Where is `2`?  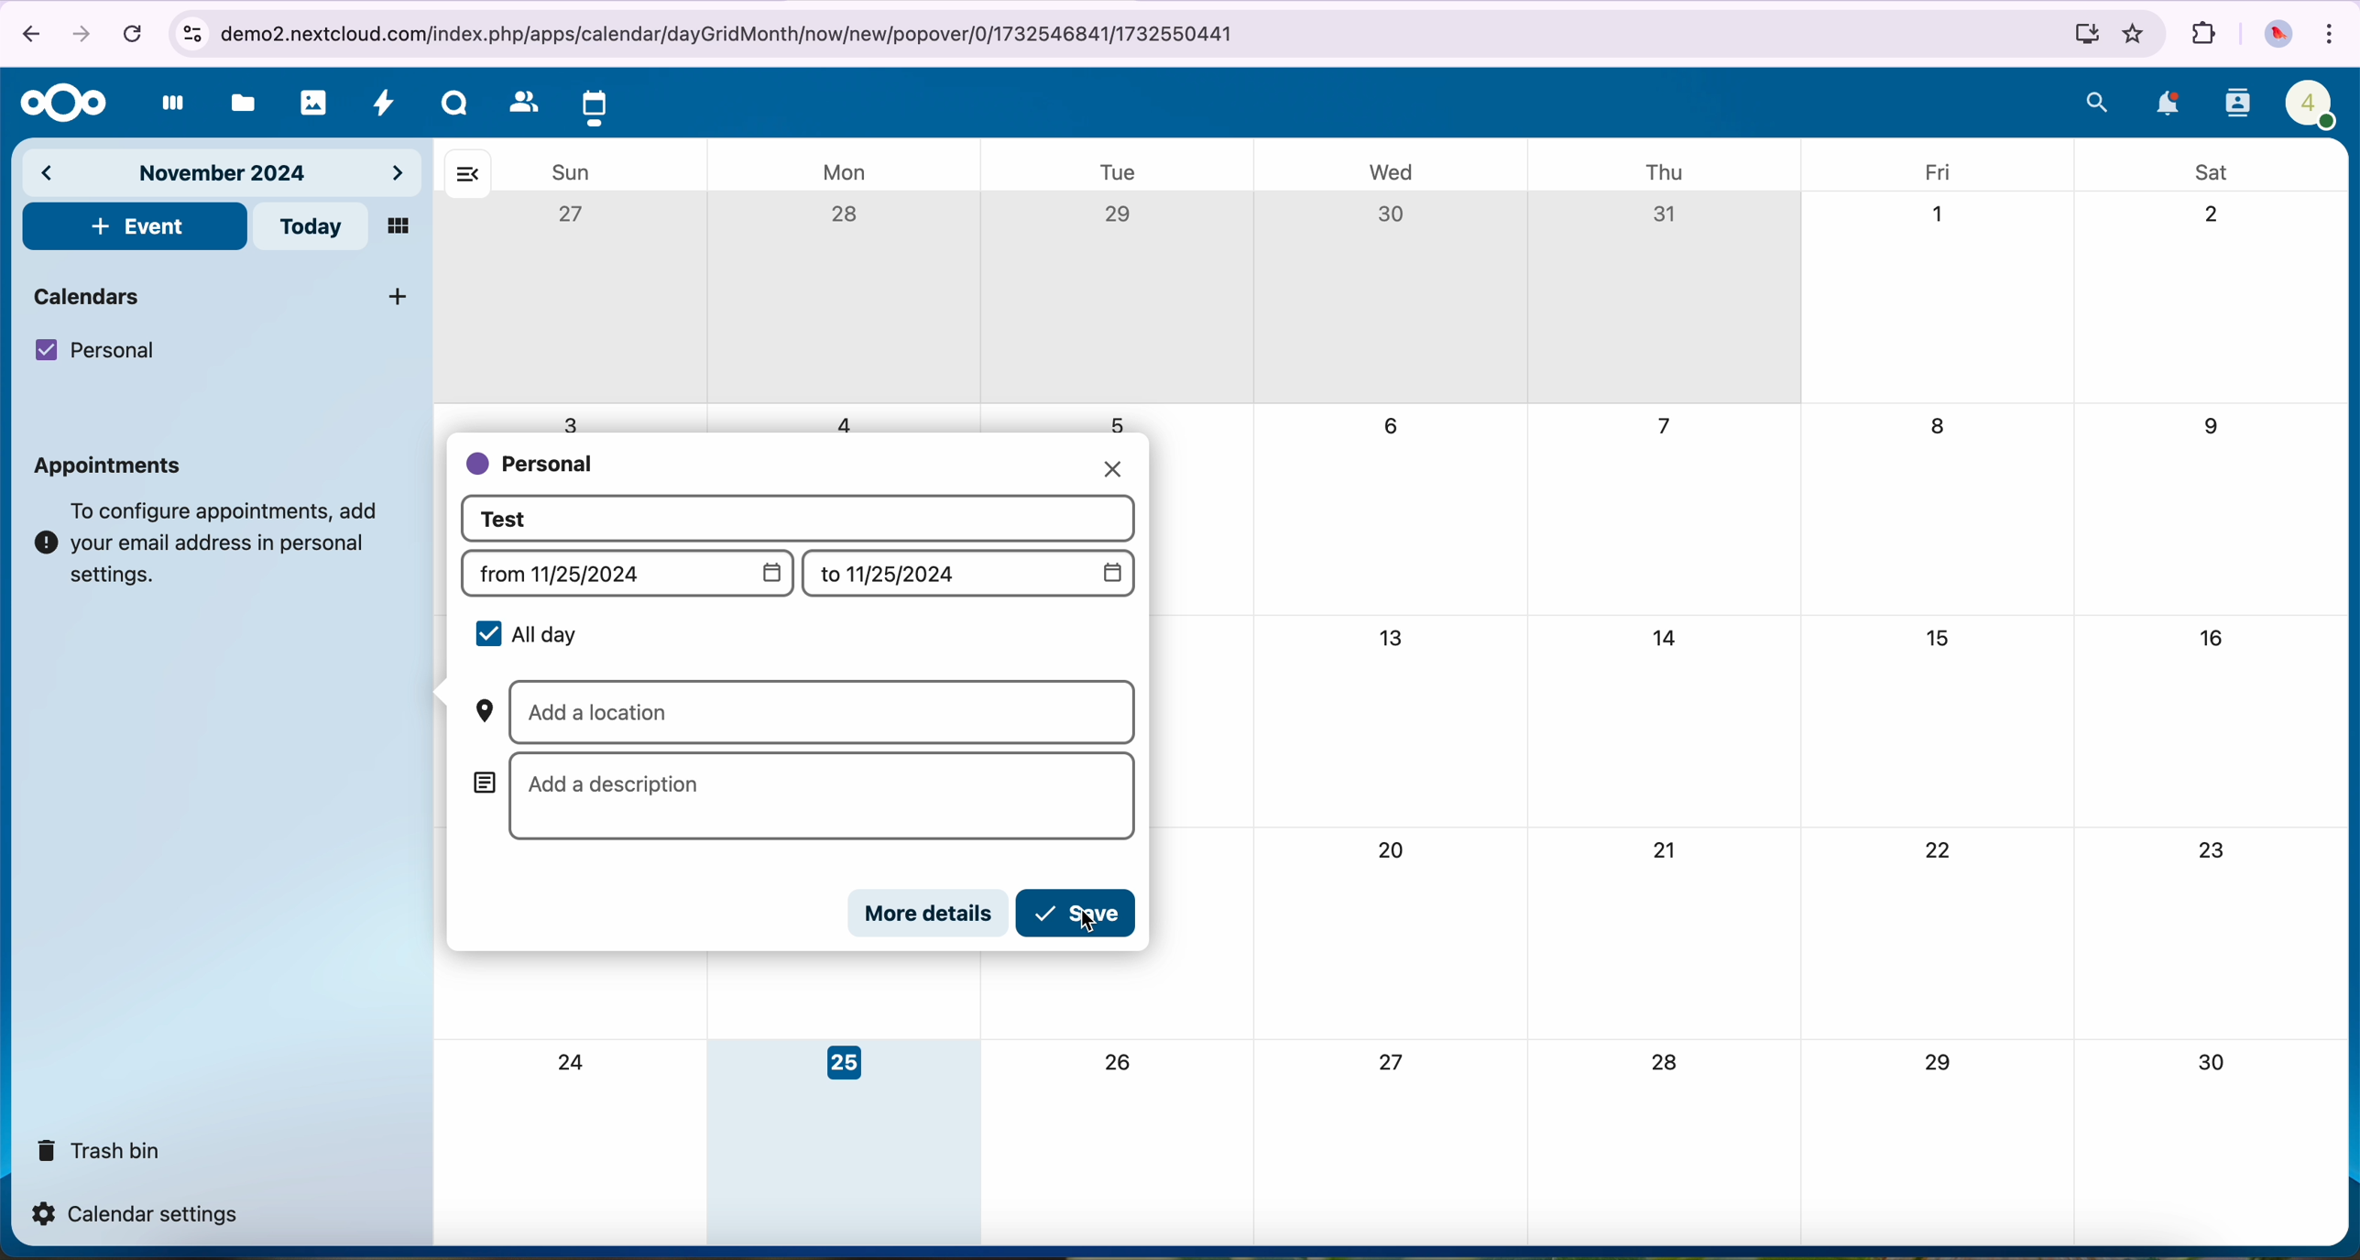
2 is located at coordinates (2212, 215).